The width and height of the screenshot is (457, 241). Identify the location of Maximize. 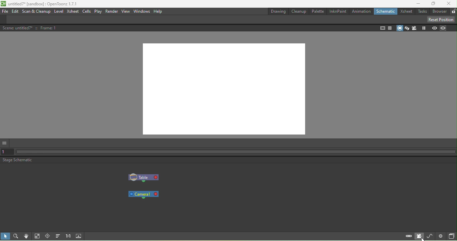
(432, 4).